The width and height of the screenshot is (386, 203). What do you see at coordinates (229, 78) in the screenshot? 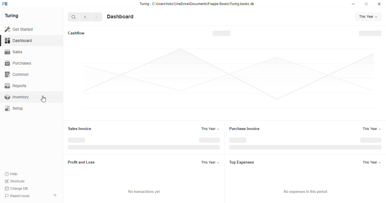
I see `graph` at bounding box center [229, 78].